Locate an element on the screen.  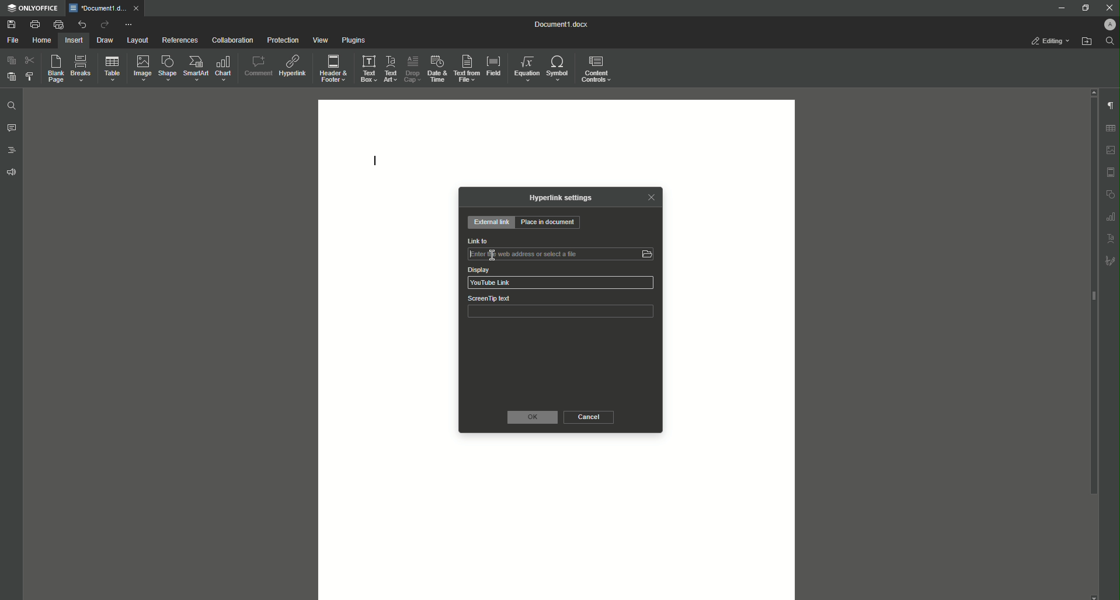
Collaboration is located at coordinates (232, 40).